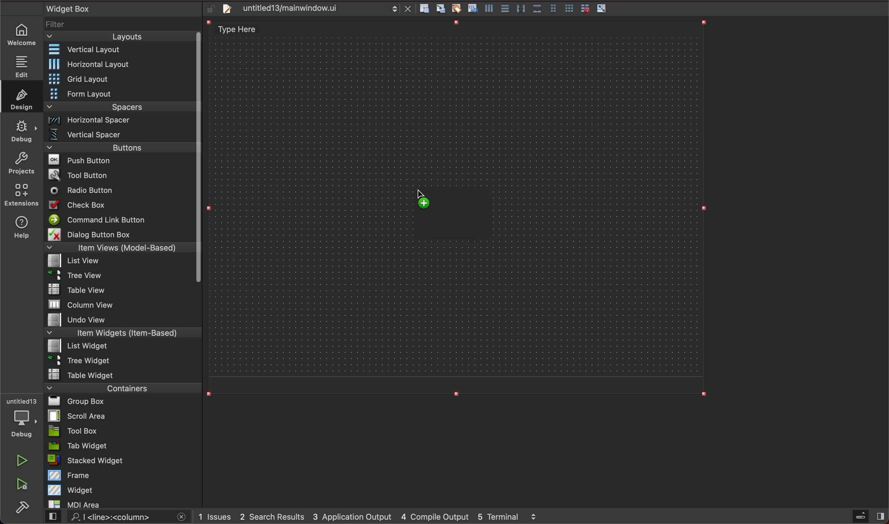  I want to click on edit, so click(23, 64).